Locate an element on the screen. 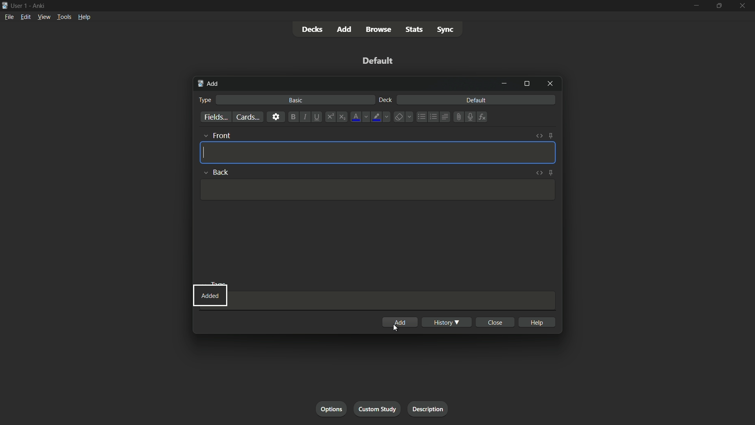 The image size is (755, 425). alignment is located at coordinates (445, 118).